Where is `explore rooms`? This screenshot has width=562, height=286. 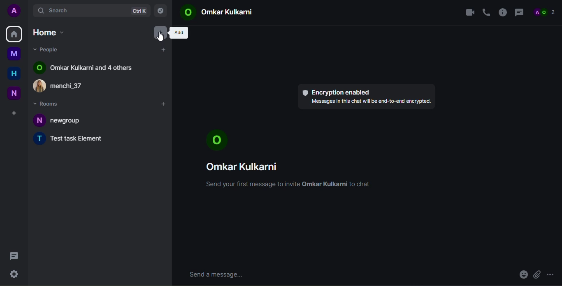 explore rooms is located at coordinates (160, 11).